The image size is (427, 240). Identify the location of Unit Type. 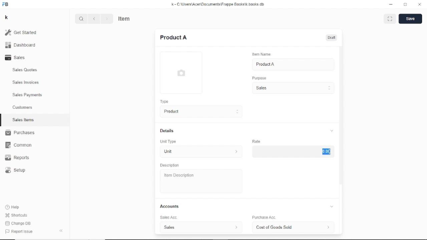
(168, 142).